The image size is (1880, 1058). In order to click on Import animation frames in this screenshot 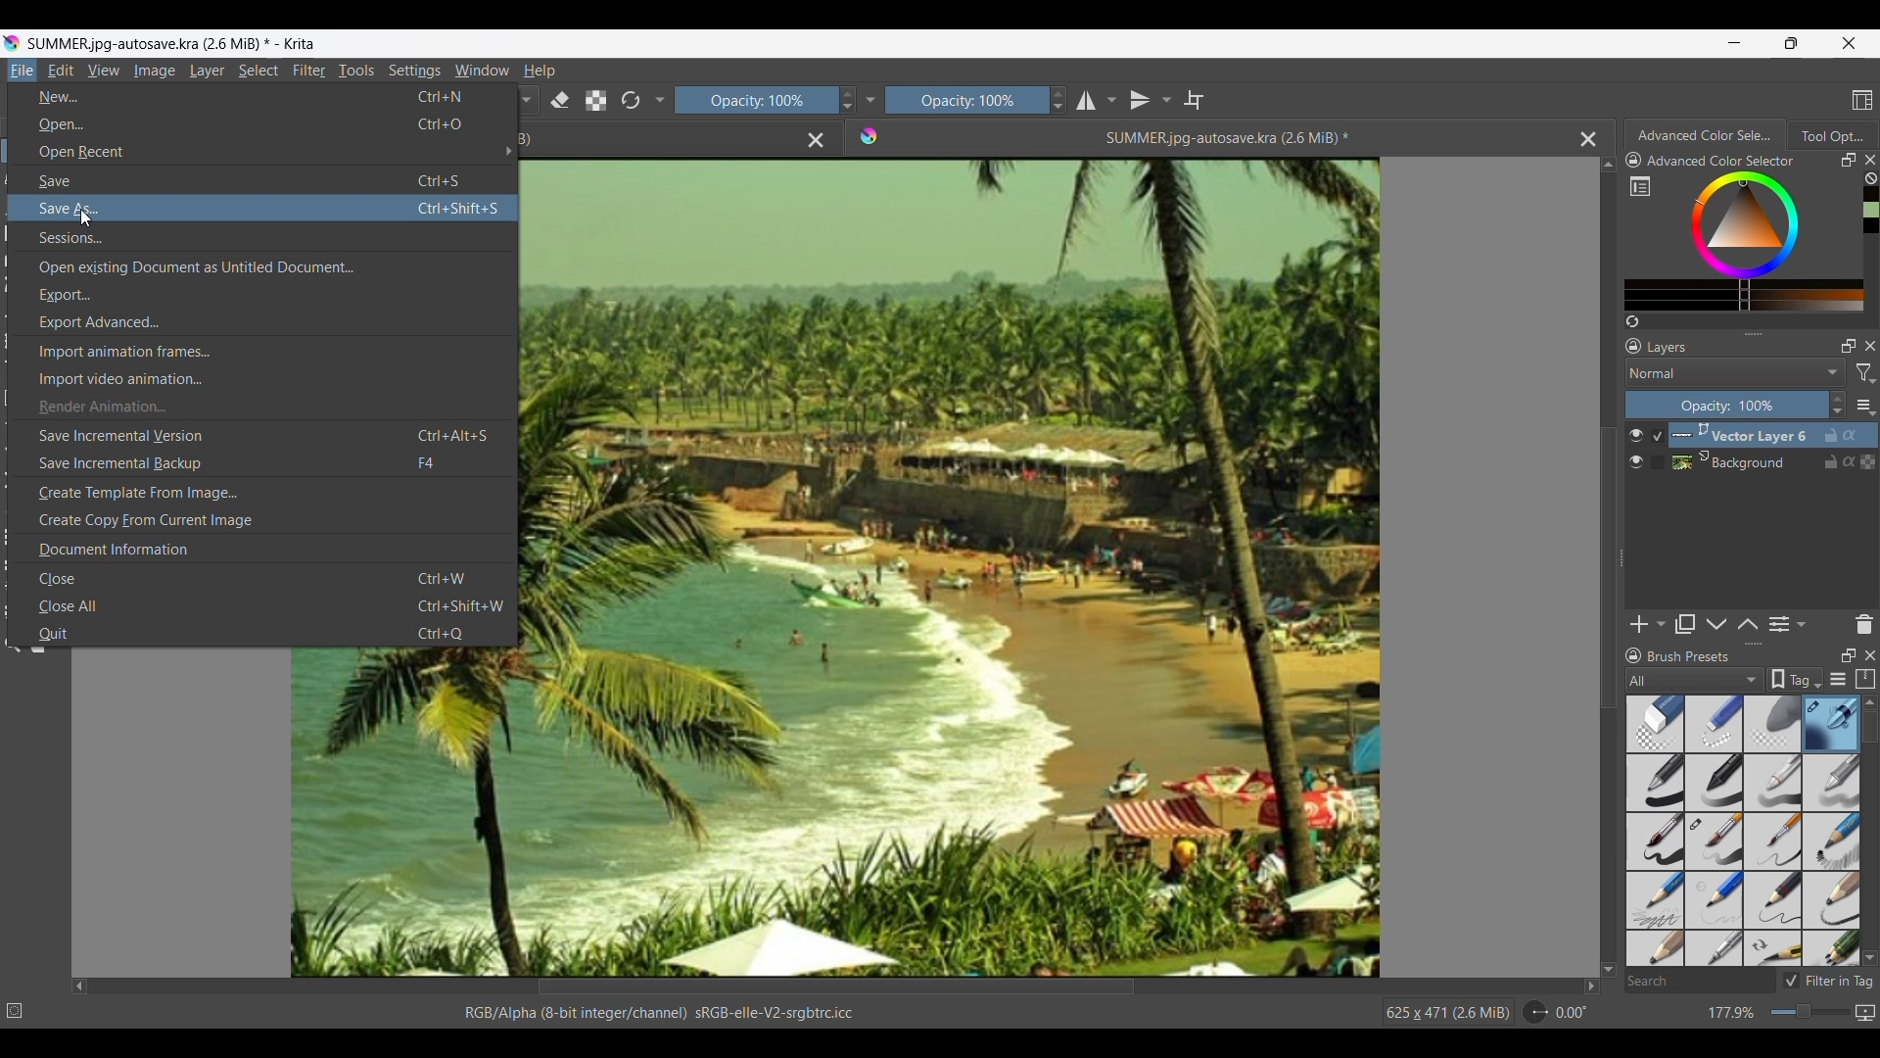, I will do `click(264, 352)`.